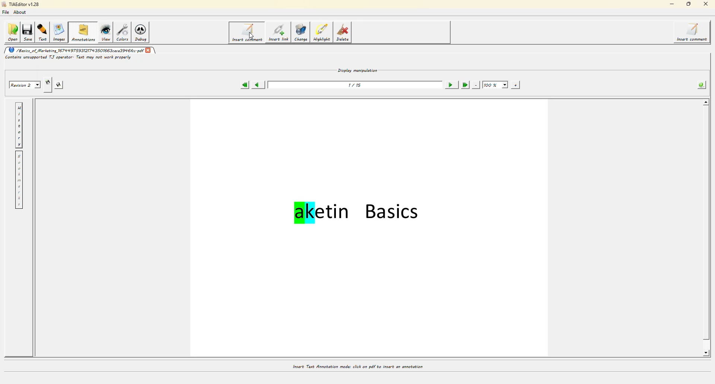 This screenshot has height=384, width=715. What do you see at coordinates (24, 84) in the screenshot?
I see `Revision 2` at bounding box center [24, 84].